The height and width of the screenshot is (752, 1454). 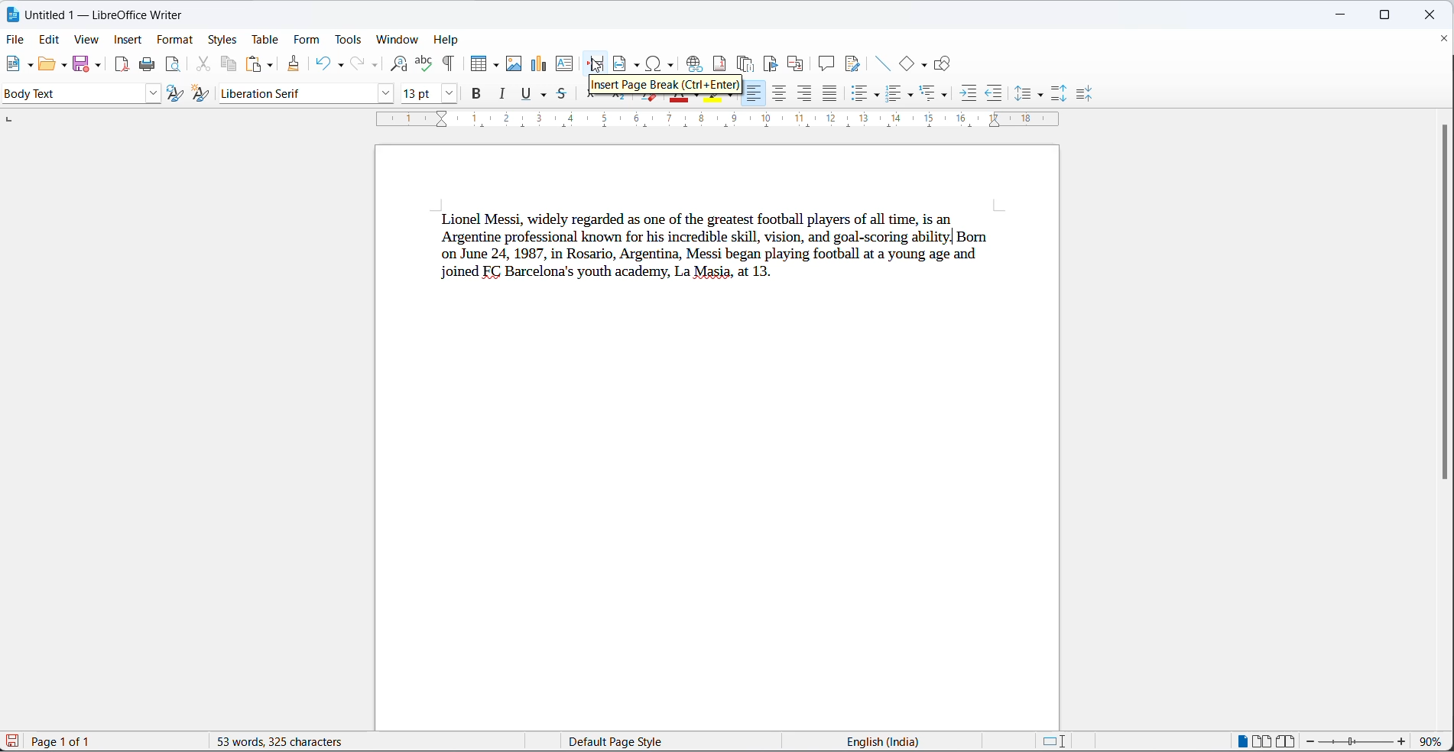 I want to click on book view, so click(x=1286, y=742).